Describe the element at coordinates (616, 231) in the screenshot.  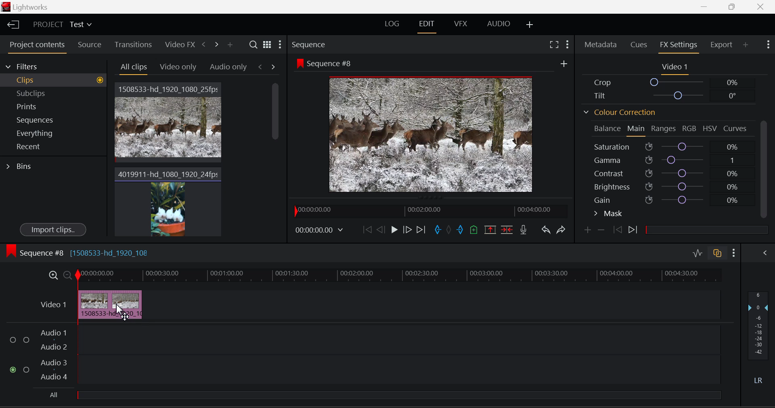
I see `Previous keyframe` at that location.